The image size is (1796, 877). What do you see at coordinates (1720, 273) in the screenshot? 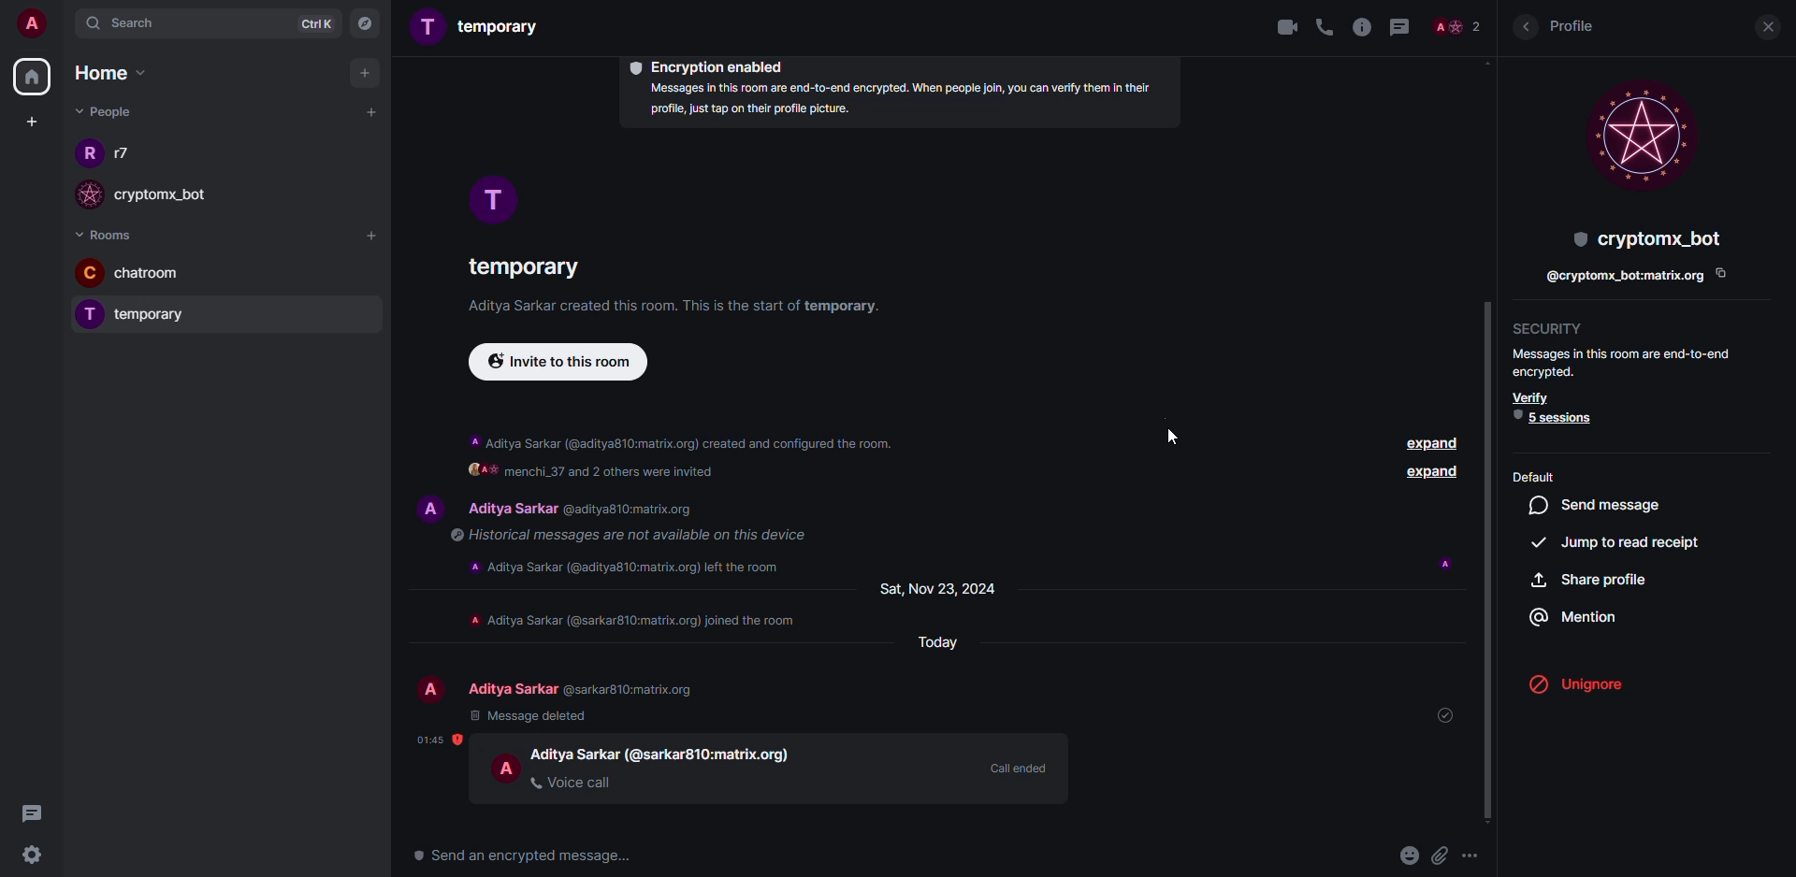
I see `copy` at bounding box center [1720, 273].